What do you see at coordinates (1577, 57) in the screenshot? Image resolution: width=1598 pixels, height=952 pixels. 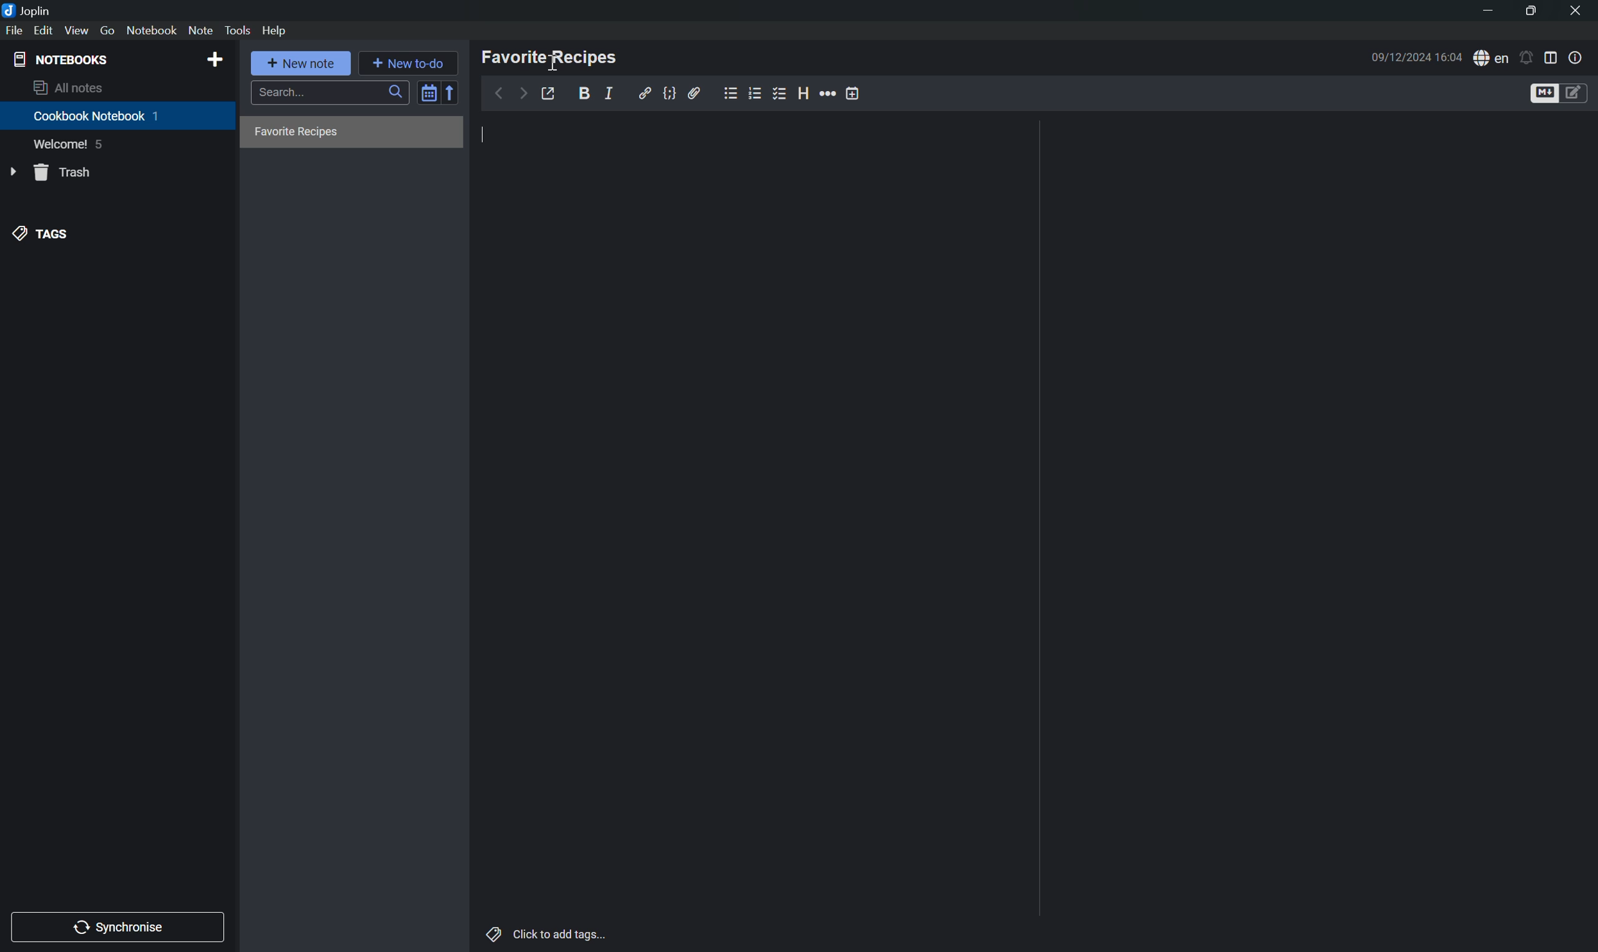 I see `Note properties` at bounding box center [1577, 57].